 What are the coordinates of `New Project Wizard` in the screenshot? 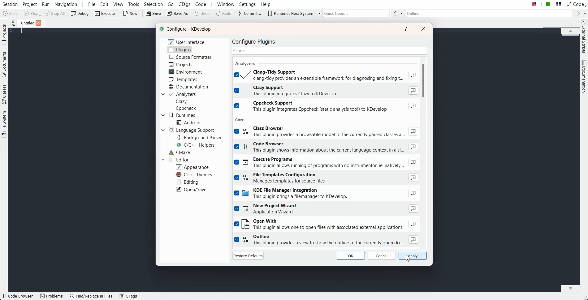 It's located at (326, 209).